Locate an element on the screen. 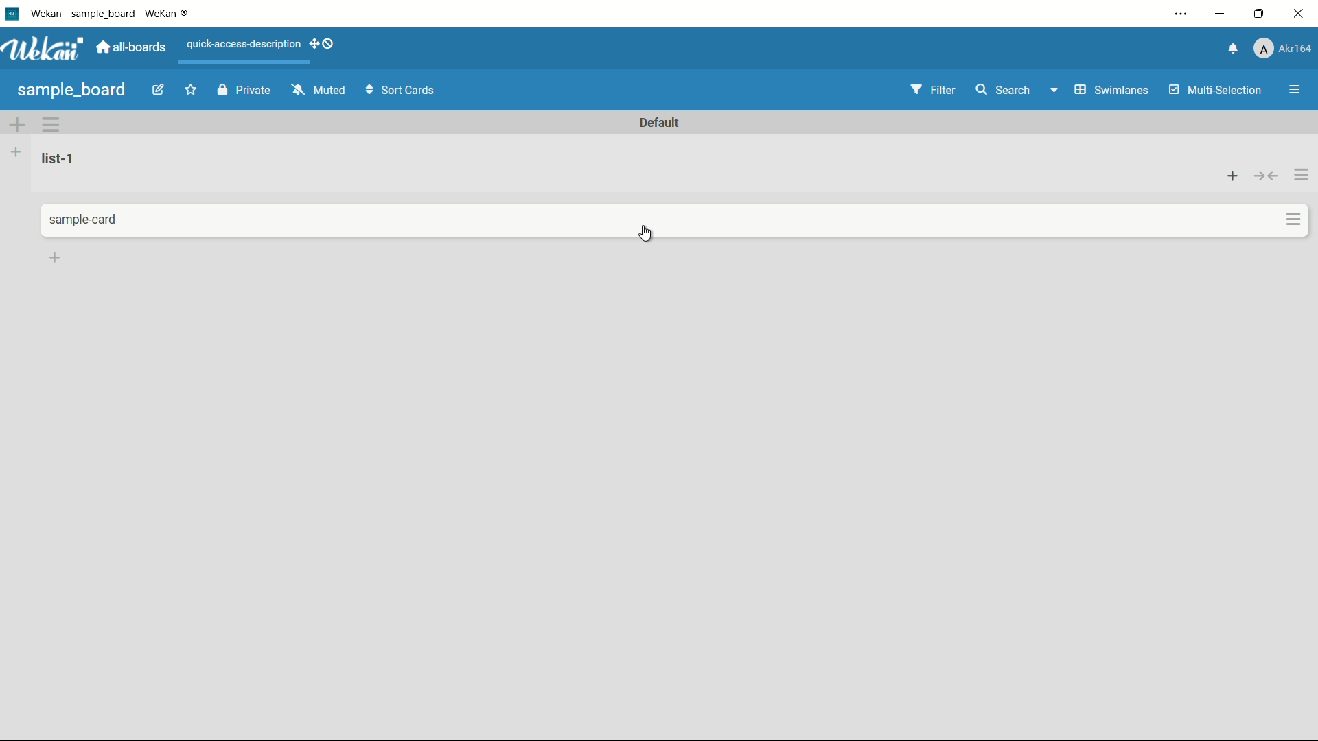  minimize is located at coordinates (1218, 14).